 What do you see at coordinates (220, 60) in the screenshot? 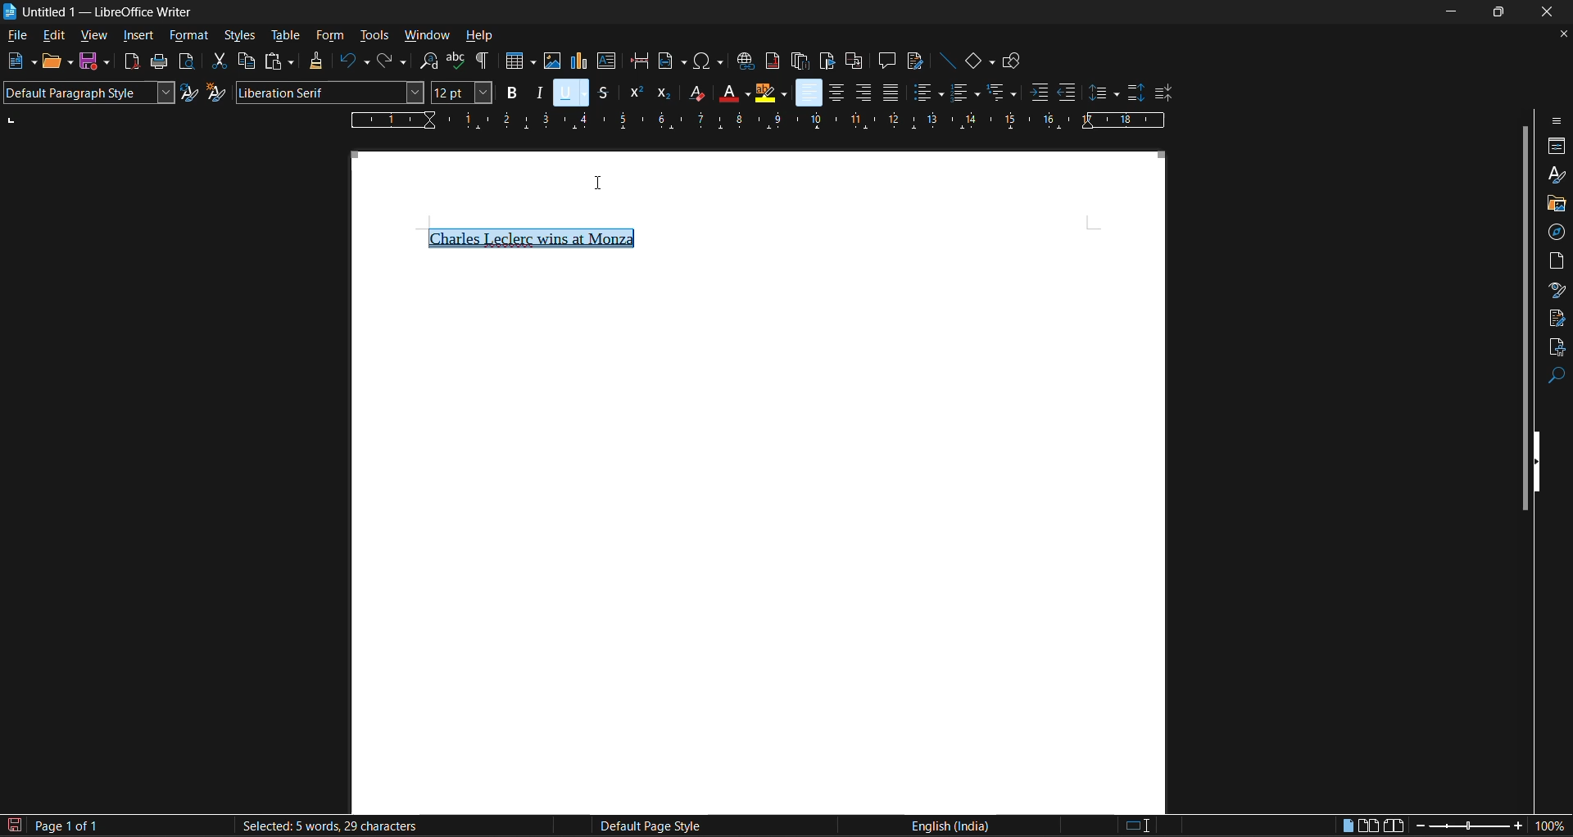
I see `cut` at bounding box center [220, 60].